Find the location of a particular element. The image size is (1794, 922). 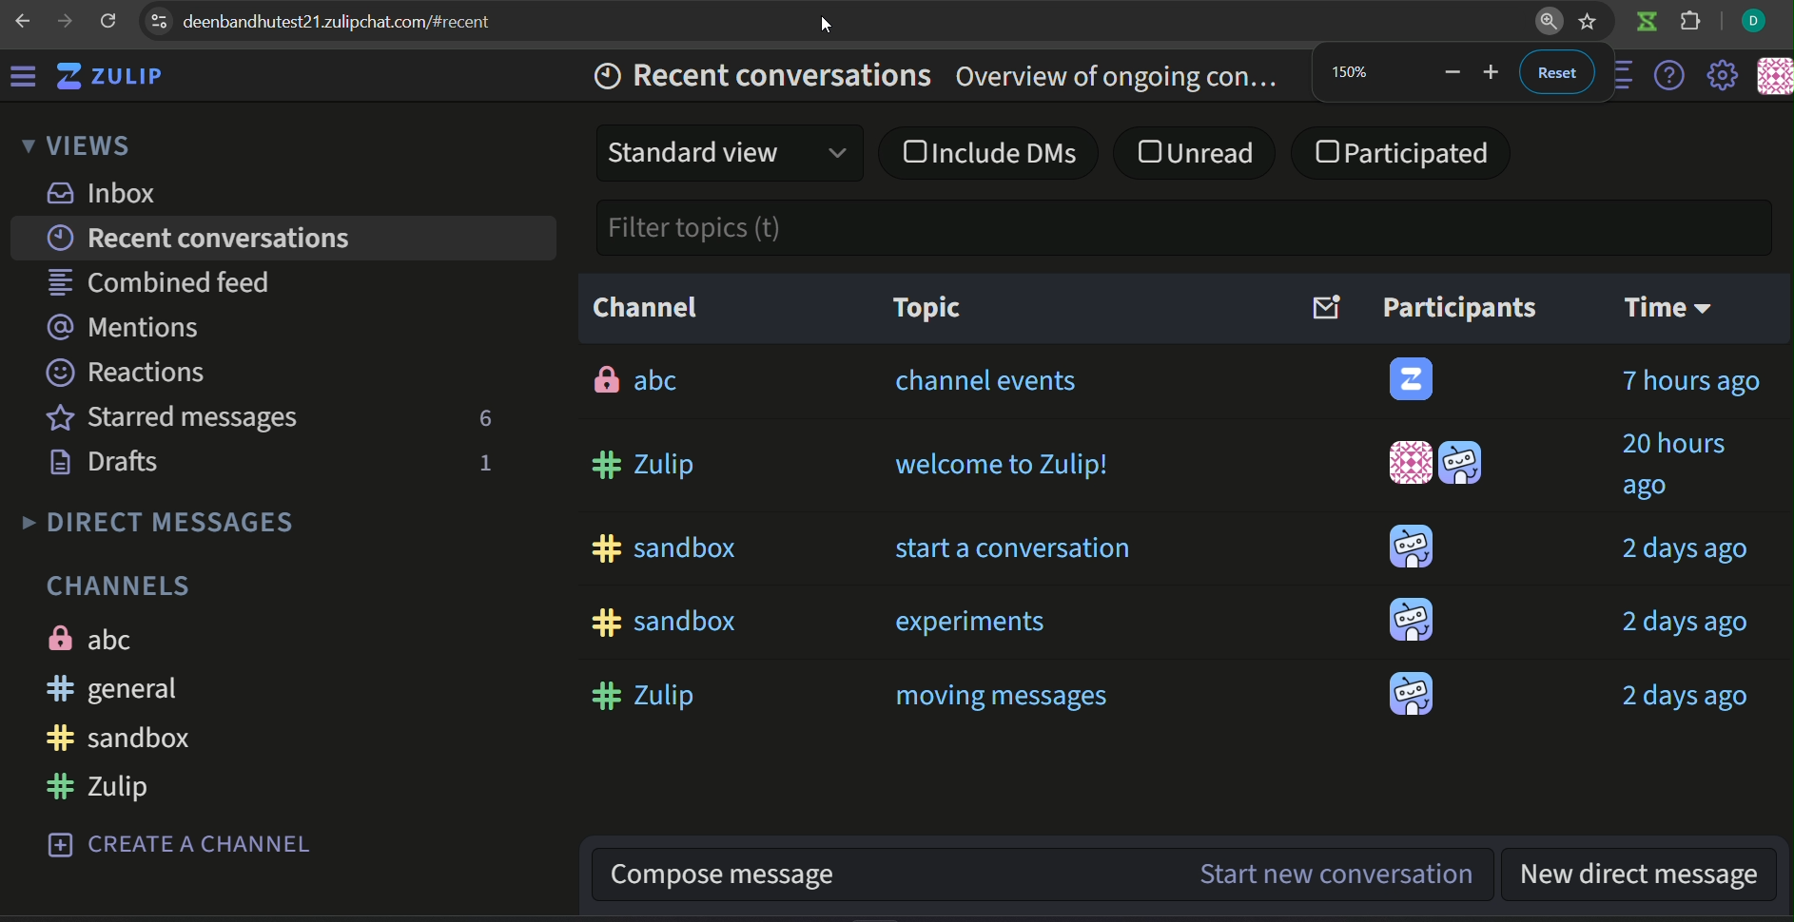

reactions is located at coordinates (131, 372).